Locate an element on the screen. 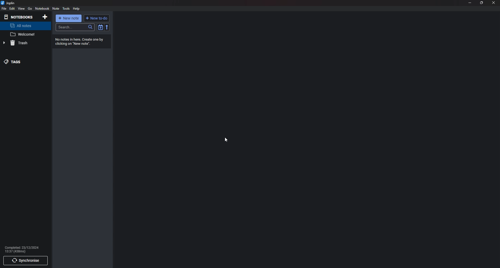 The width and height of the screenshot is (500, 268). View is located at coordinates (21, 9).